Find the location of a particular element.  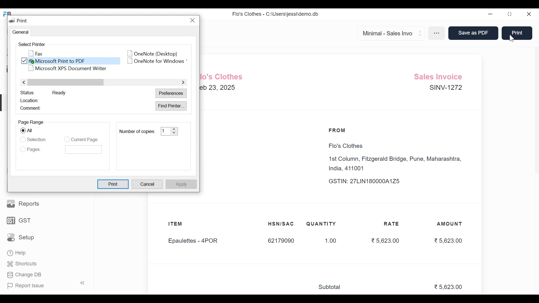

Select Printer is located at coordinates (31, 44).